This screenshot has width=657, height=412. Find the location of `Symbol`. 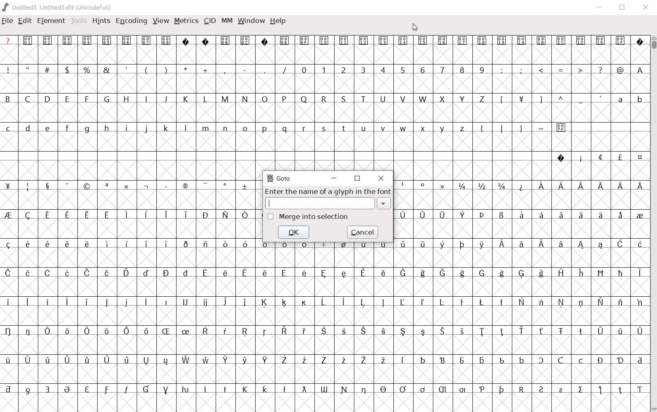

Symbol is located at coordinates (521, 245).